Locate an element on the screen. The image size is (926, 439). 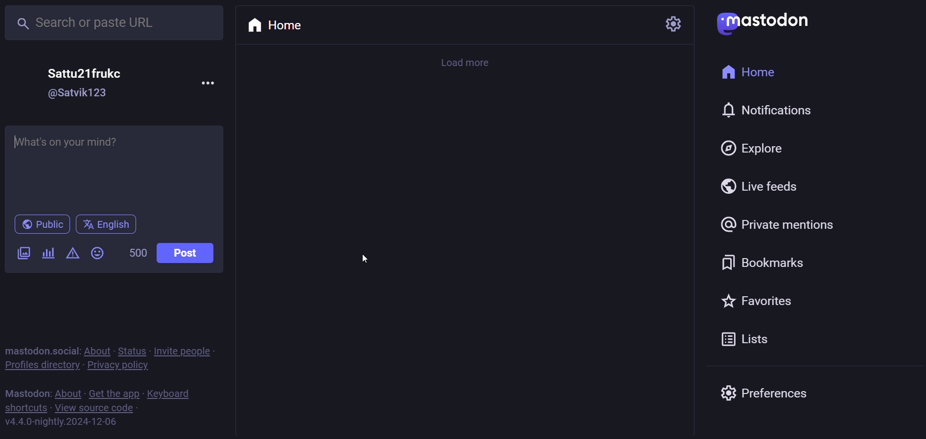
home is located at coordinates (274, 27).